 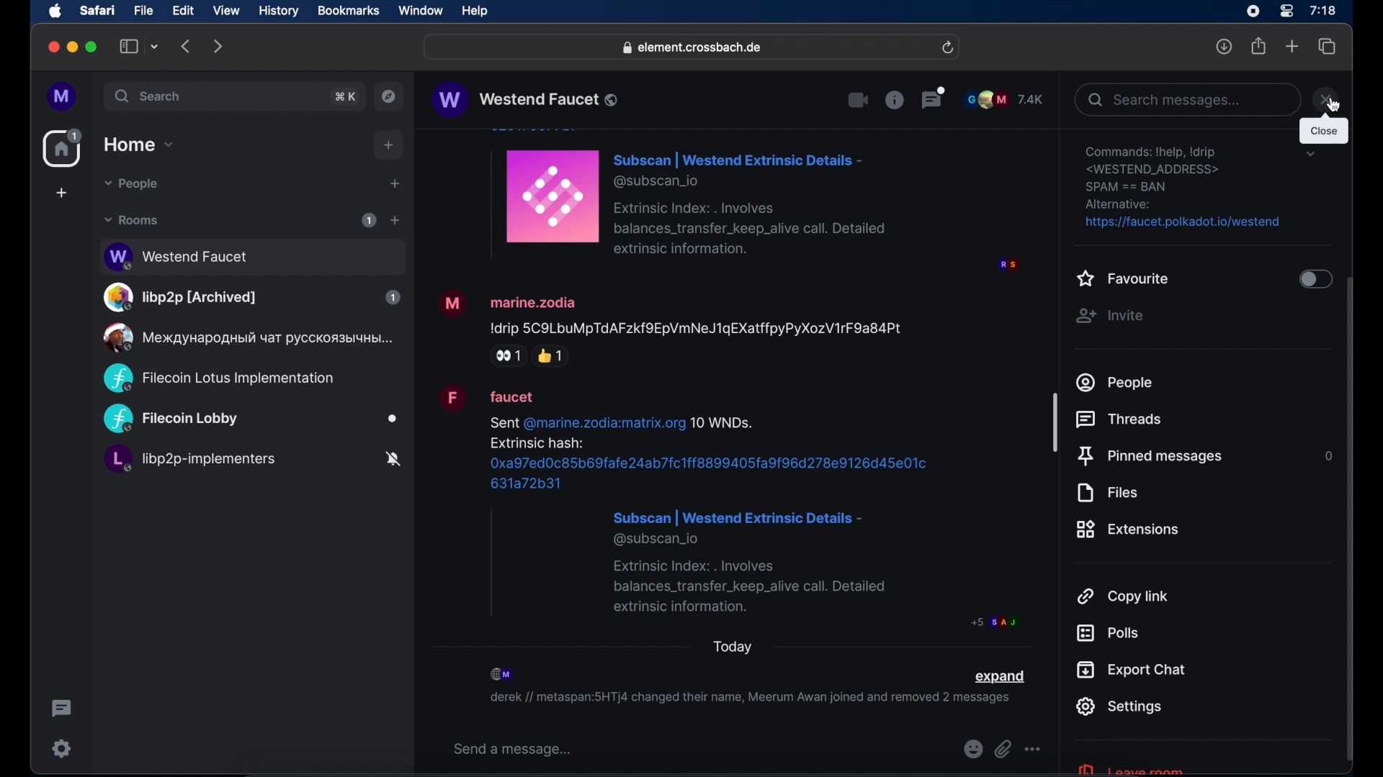 What do you see at coordinates (751, 201) in the screenshot?
I see `message` at bounding box center [751, 201].